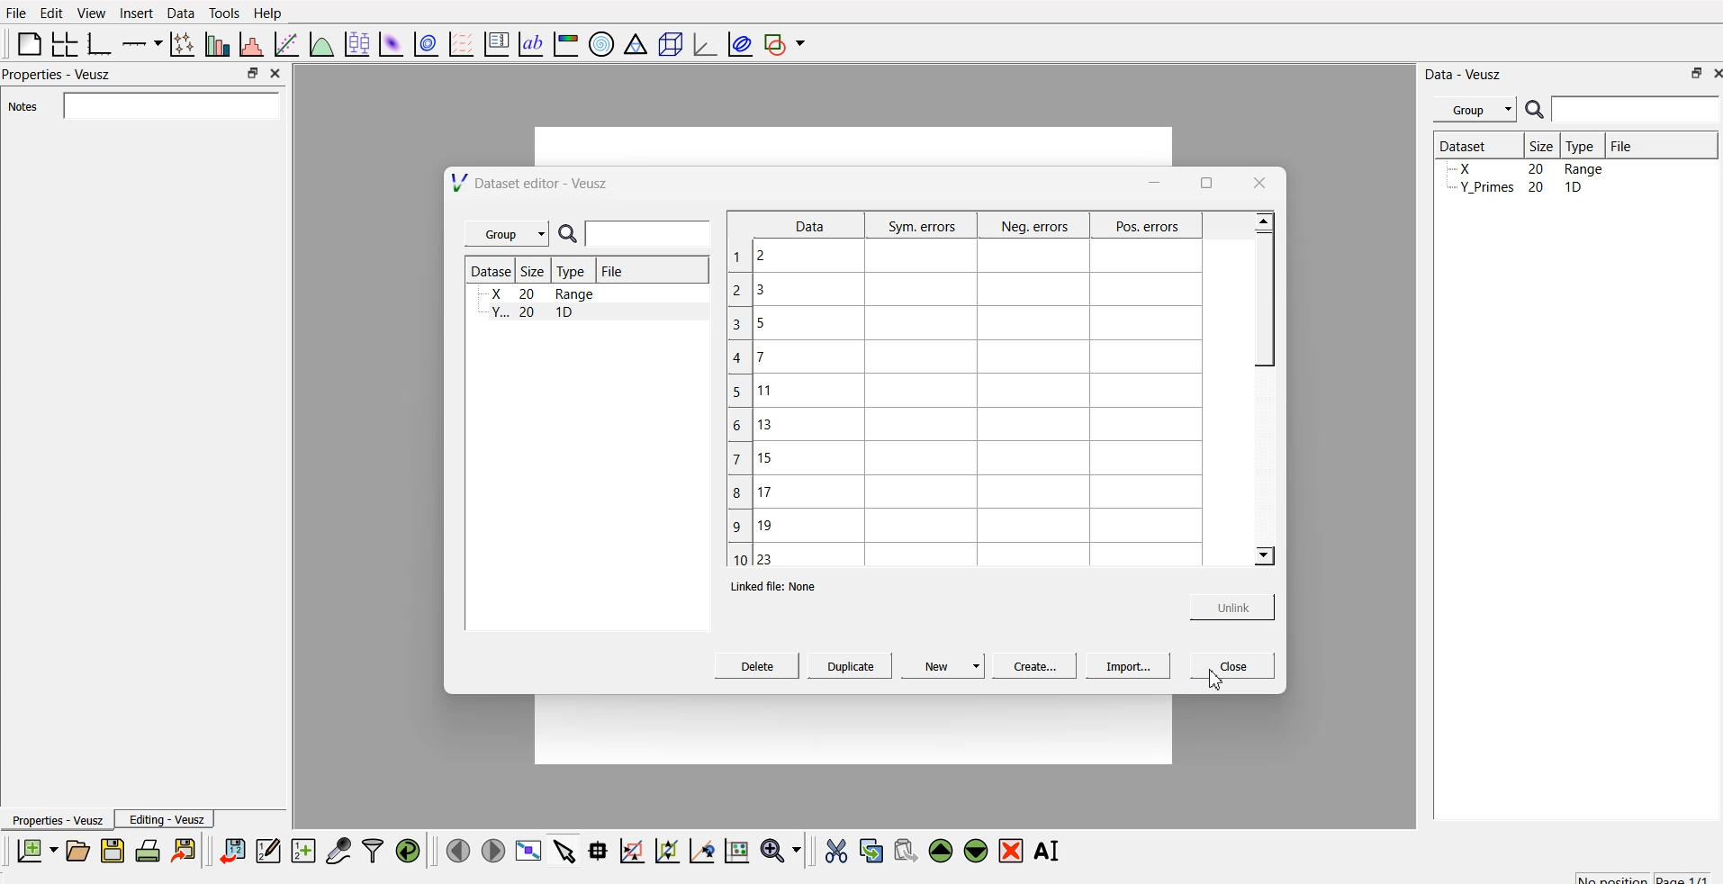 The image size is (1723, 884). What do you see at coordinates (647, 235) in the screenshot?
I see `search bar` at bounding box center [647, 235].